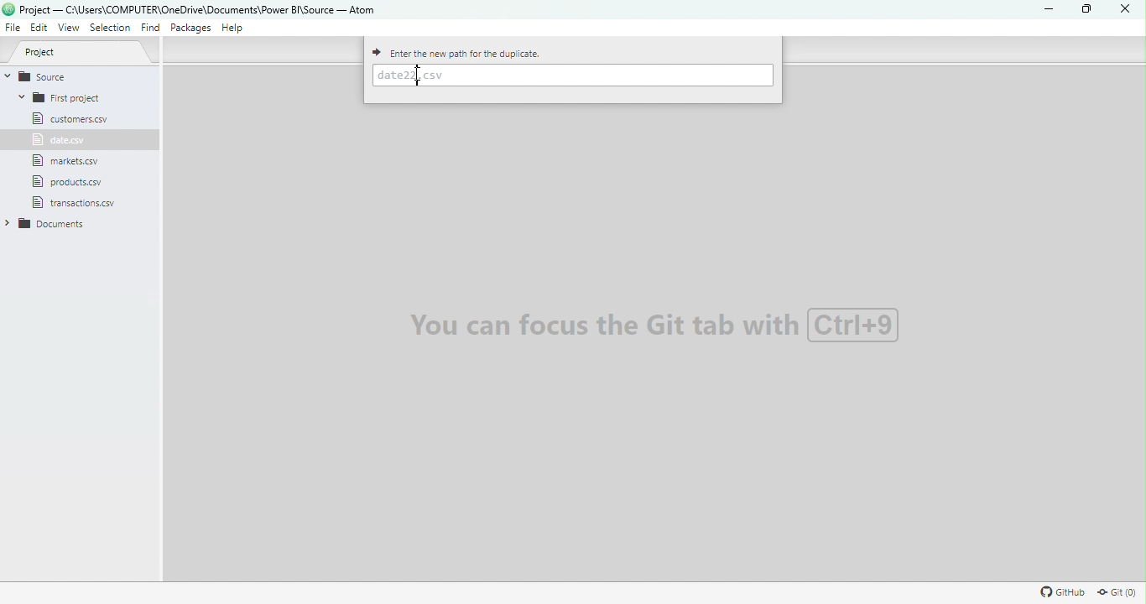 This screenshot has width=1146, height=604. What do you see at coordinates (149, 29) in the screenshot?
I see `Find` at bounding box center [149, 29].